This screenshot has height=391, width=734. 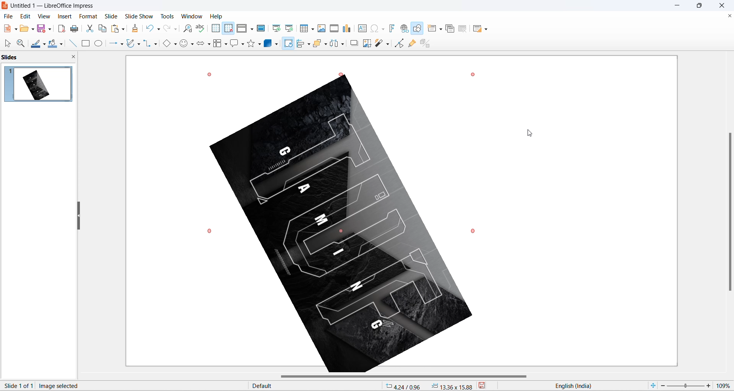 What do you see at coordinates (428, 42) in the screenshot?
I see `toggle extrusion` at bounding box center [428, 42].